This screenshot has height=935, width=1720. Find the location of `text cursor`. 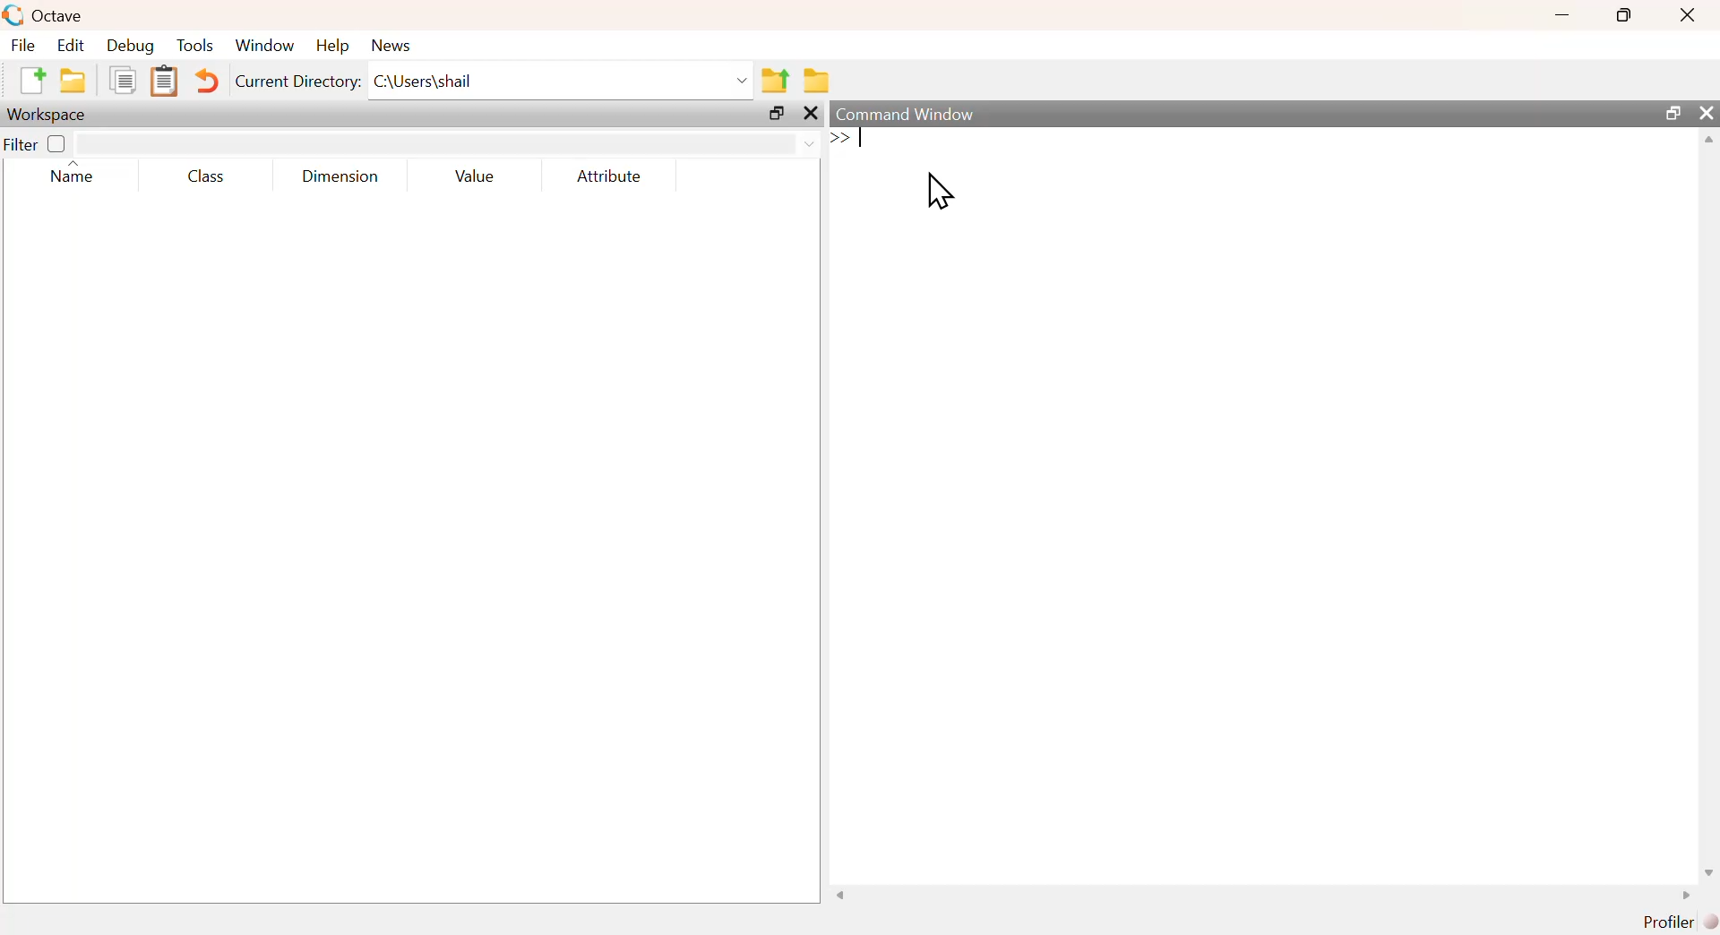

text cursor is located at coordinates (862, 141).